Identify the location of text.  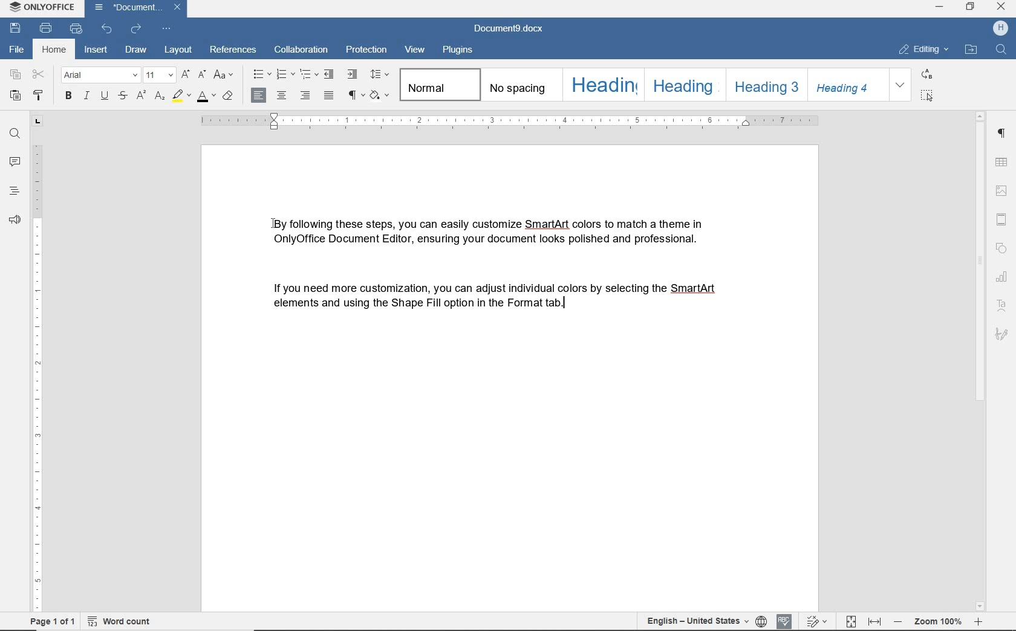
(500, 302).